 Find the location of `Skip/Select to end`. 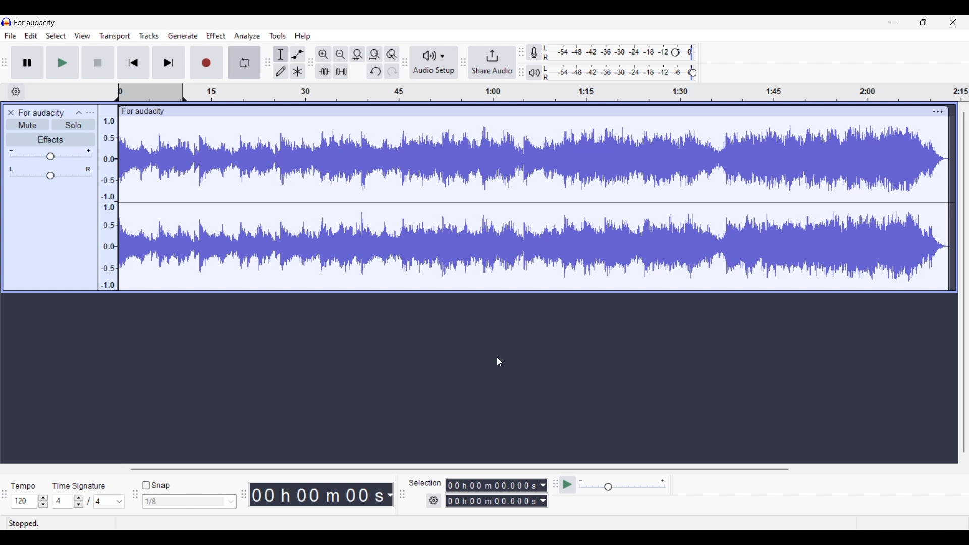

Skip/Select to end is located at coordinates (169, 63).